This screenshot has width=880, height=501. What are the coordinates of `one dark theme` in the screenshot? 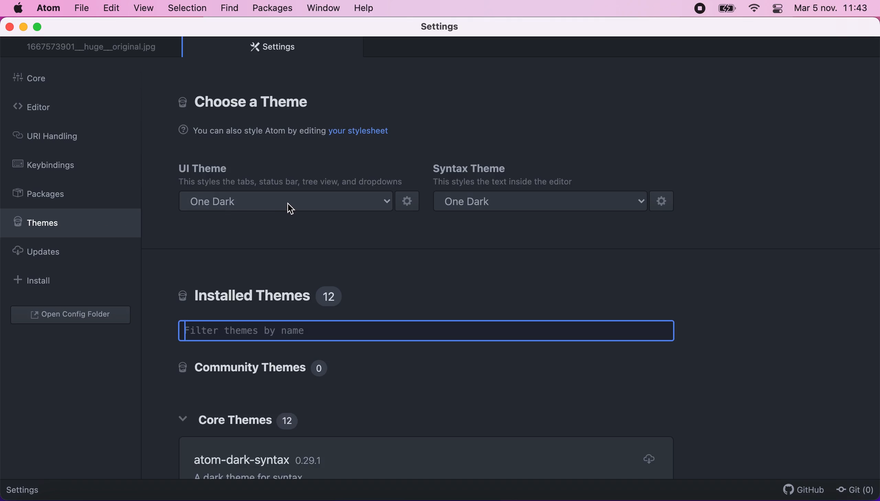 It's located at (552, 202).